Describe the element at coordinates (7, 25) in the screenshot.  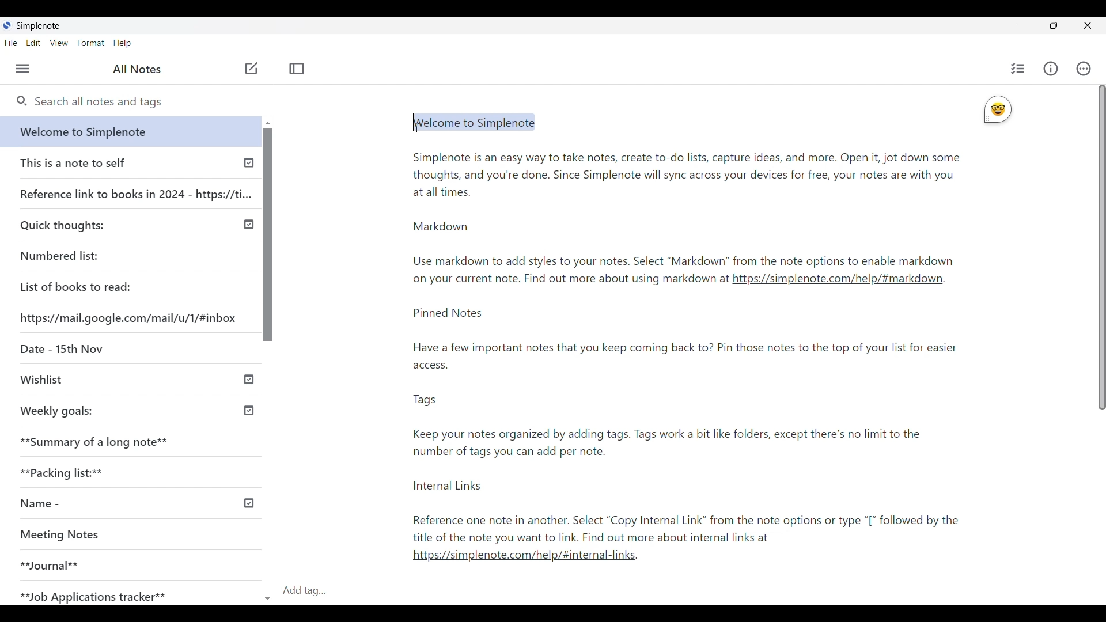
I see `Software logo` at that location.